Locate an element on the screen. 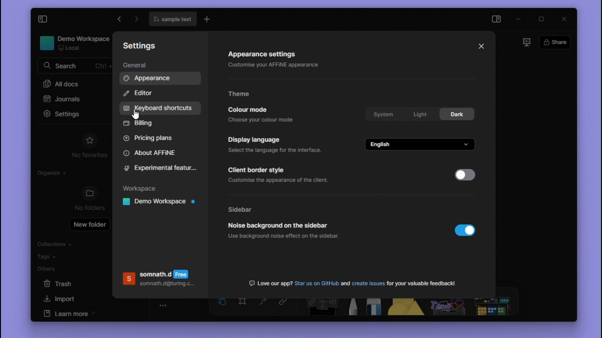 The width and height of the screenshot is (602, 338). go backward is located at coordinates (138, 20).